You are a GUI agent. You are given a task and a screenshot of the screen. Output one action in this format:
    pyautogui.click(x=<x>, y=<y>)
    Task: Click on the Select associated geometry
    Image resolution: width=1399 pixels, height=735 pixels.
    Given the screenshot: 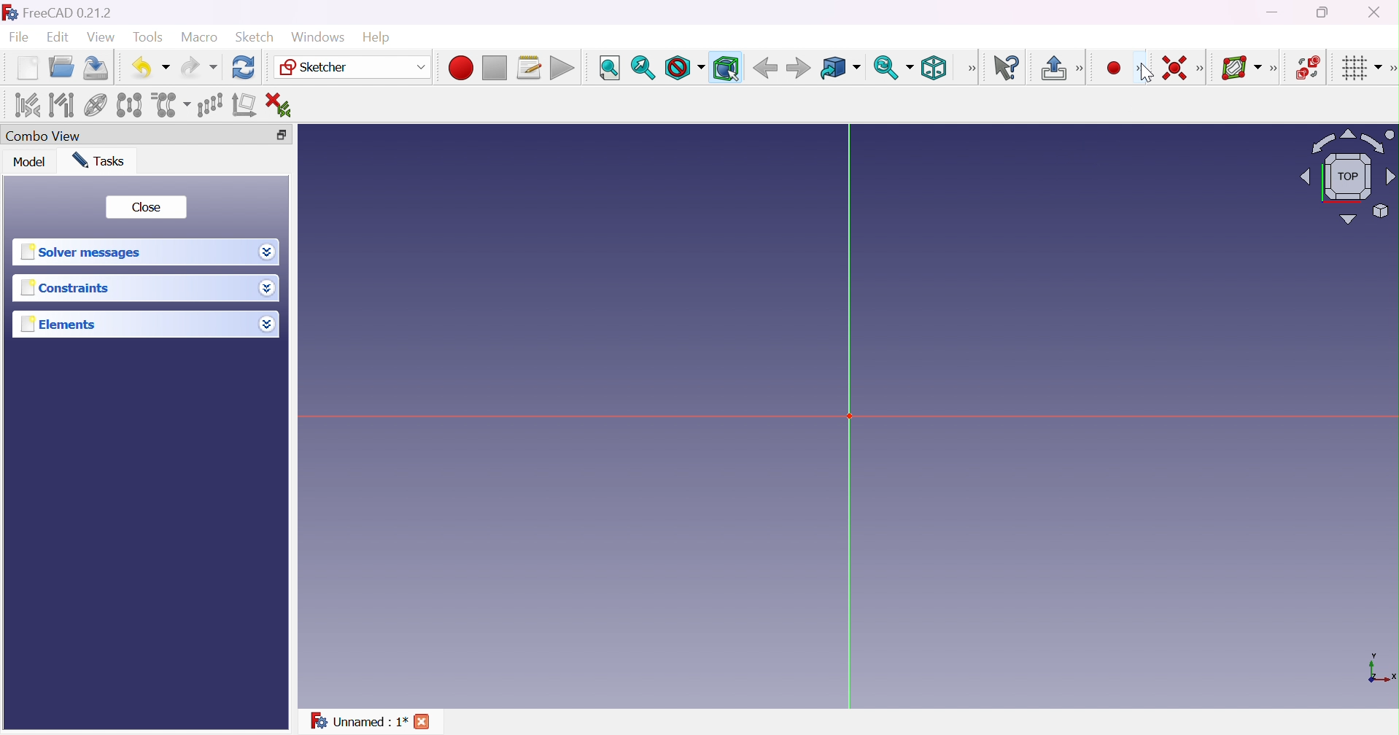 What is the action you would take?
    pyautogui.click(x=61, y=105)
    